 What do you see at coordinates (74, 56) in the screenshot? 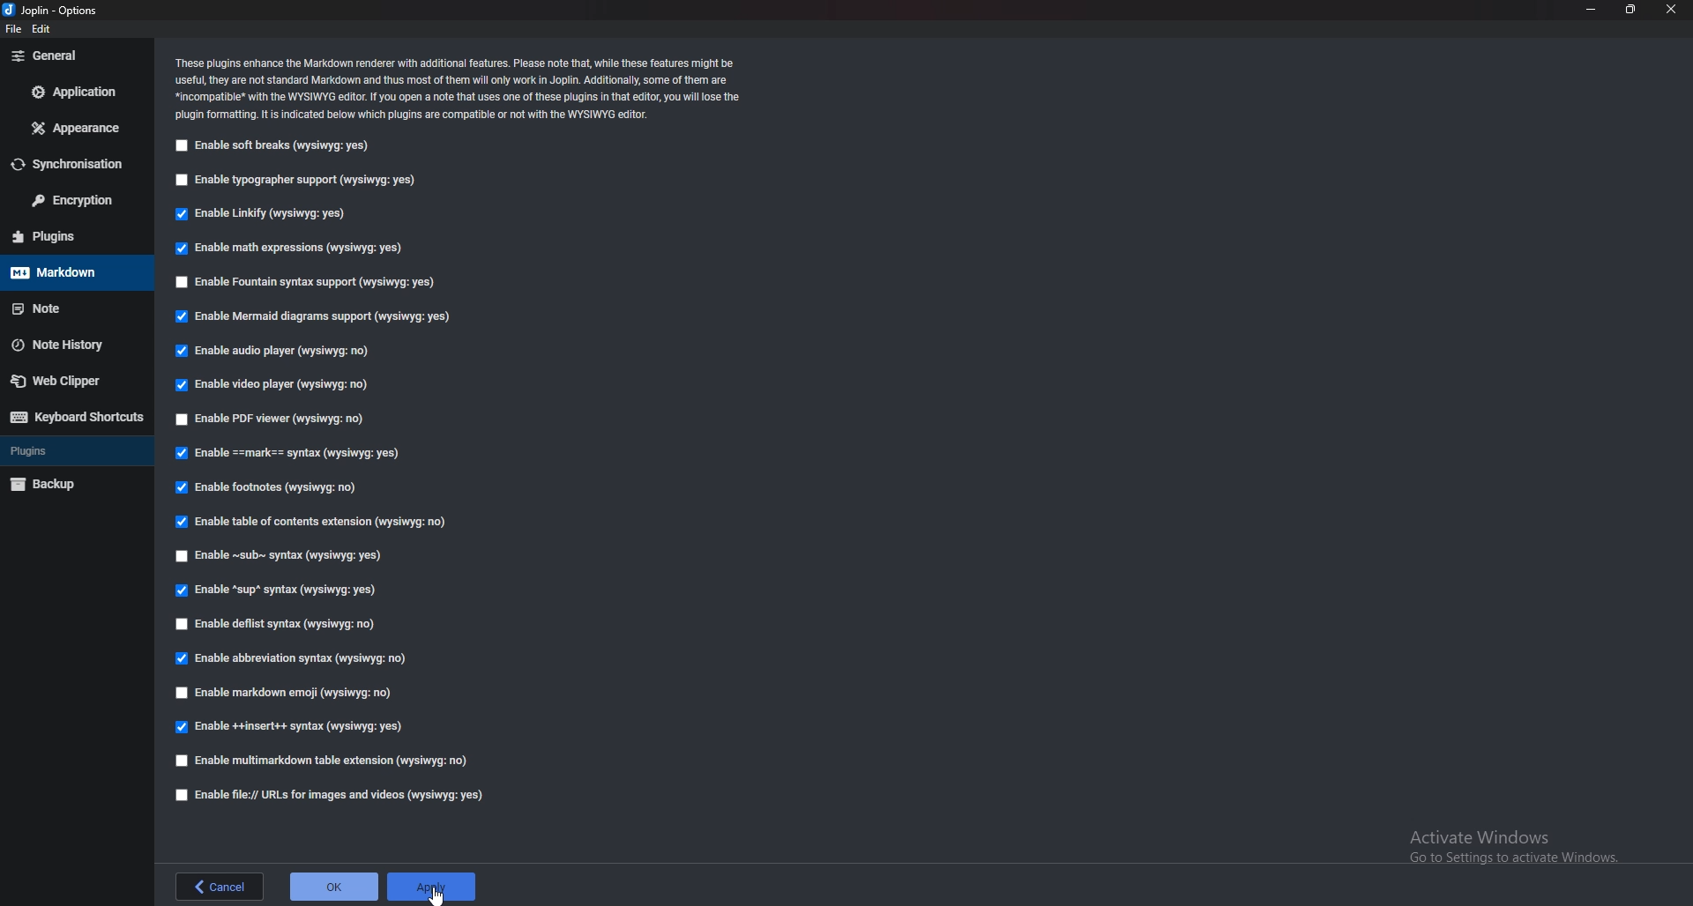
I see `general` at bounding box center [74, 56].